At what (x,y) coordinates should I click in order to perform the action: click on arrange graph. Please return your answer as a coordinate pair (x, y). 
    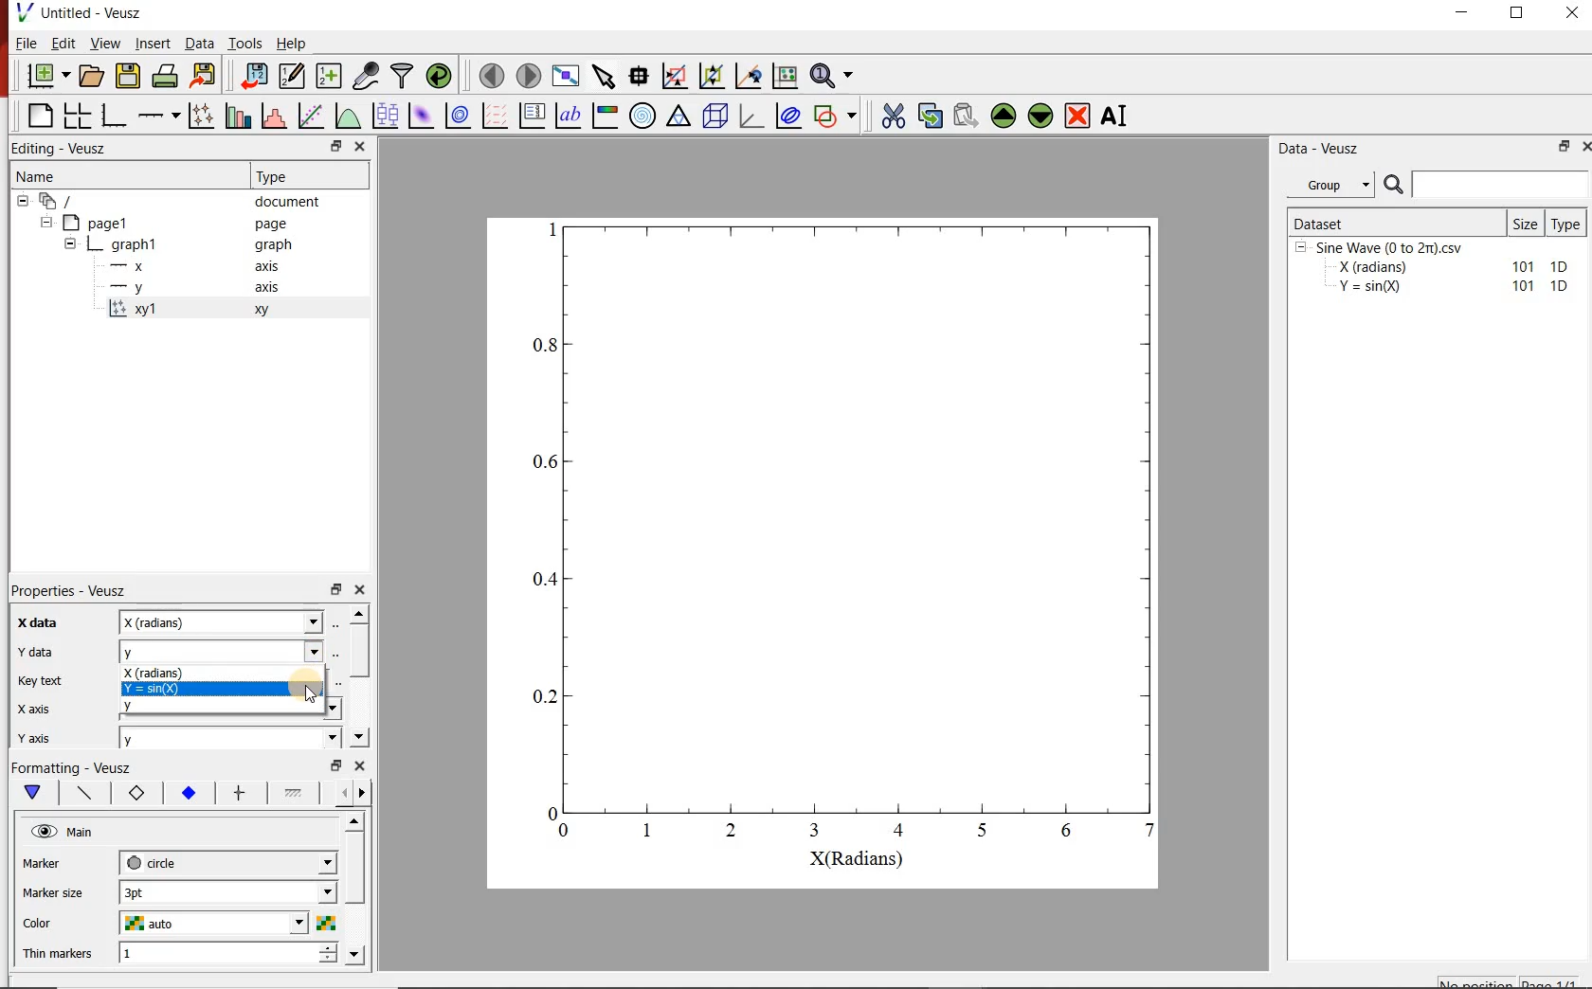
    Looking at the image, I should click on (78, 116).